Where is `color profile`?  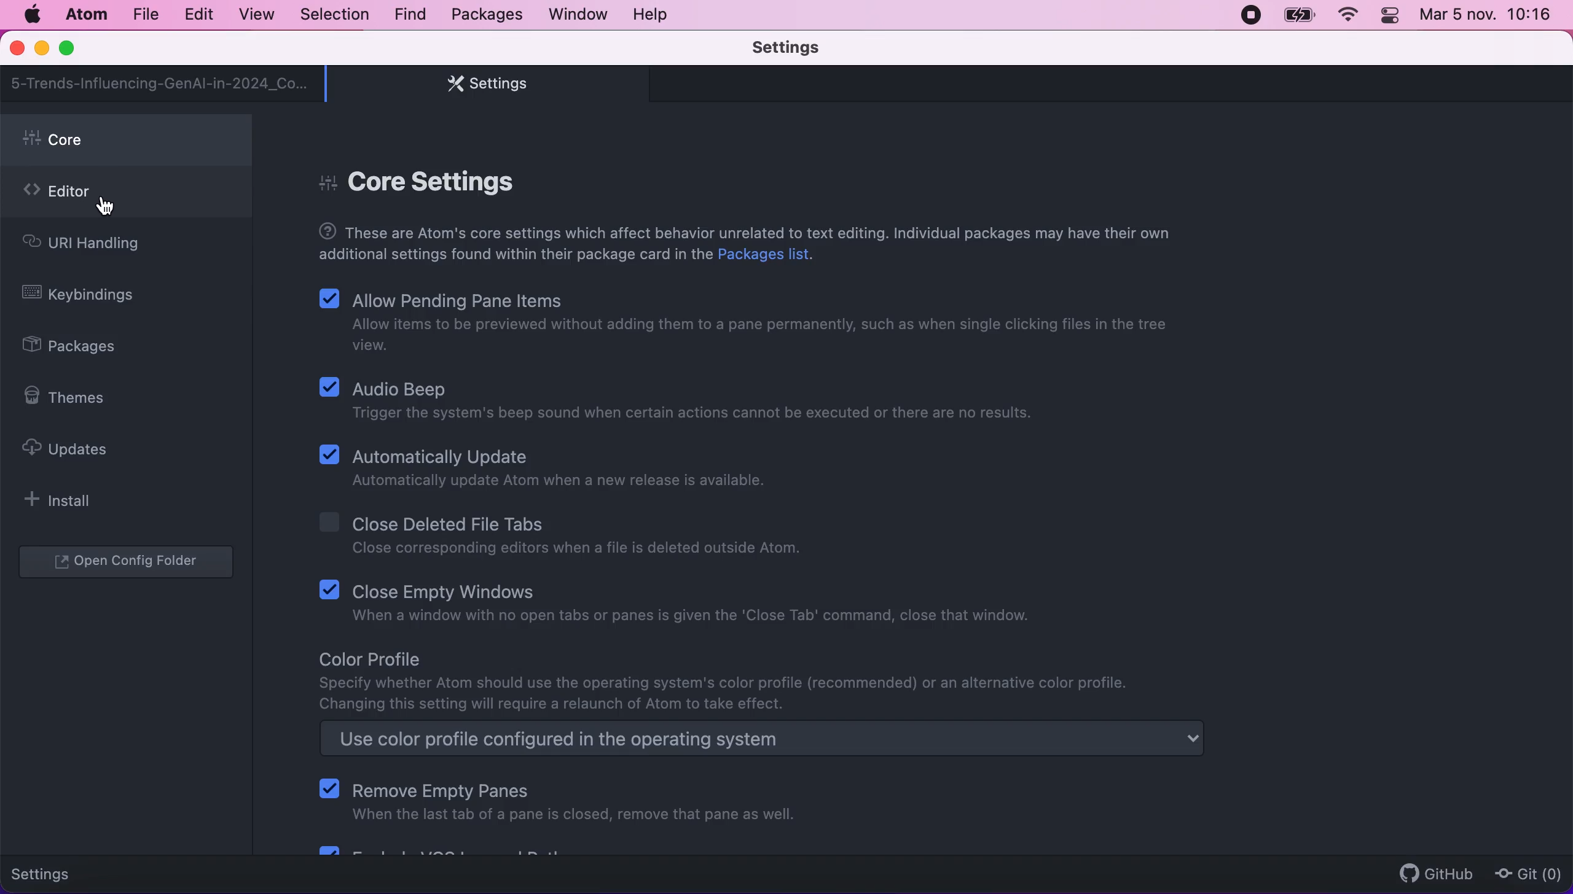
color profile is located at coordinates (732, 682).